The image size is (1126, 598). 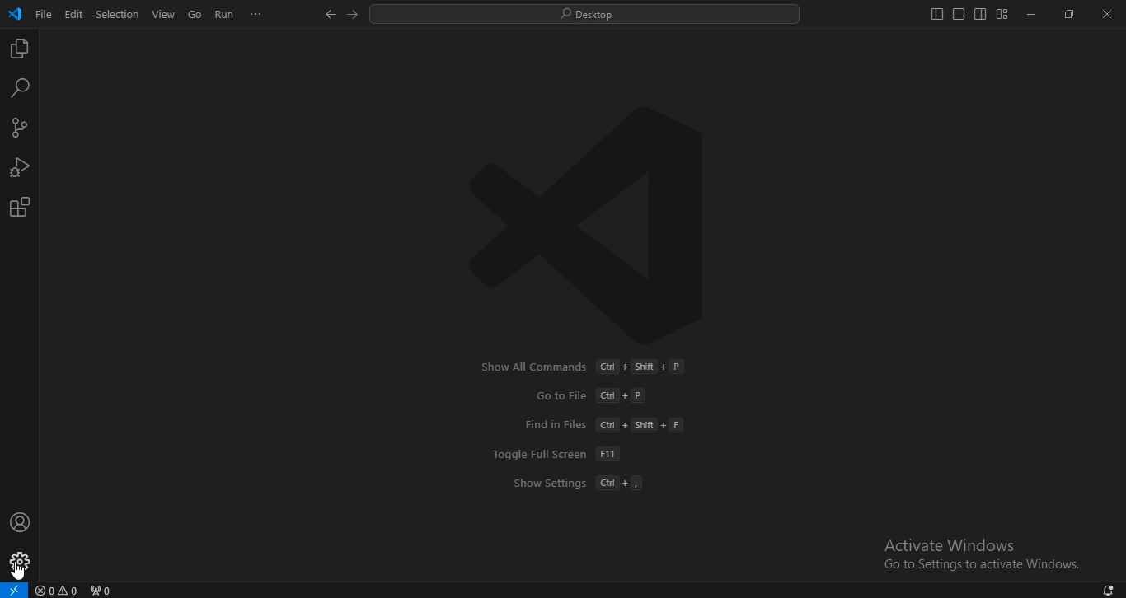 I want to click on selection, so click(x=119, y=13).